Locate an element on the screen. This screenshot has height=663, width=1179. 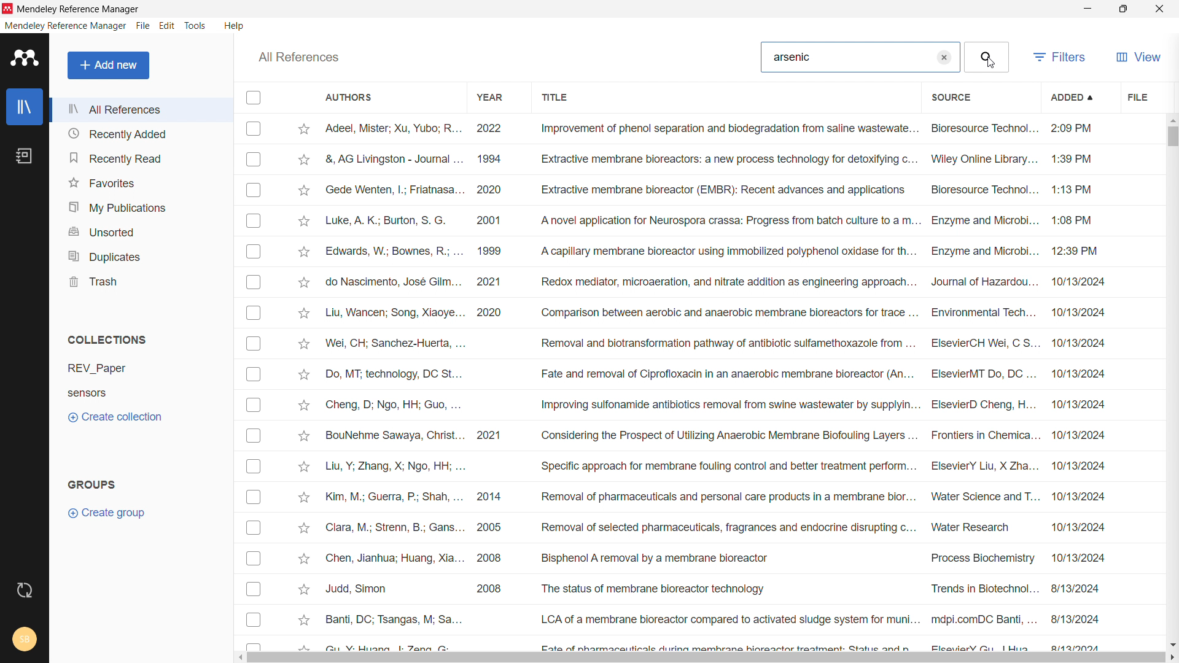
edit is located at coordinates (168, 25).